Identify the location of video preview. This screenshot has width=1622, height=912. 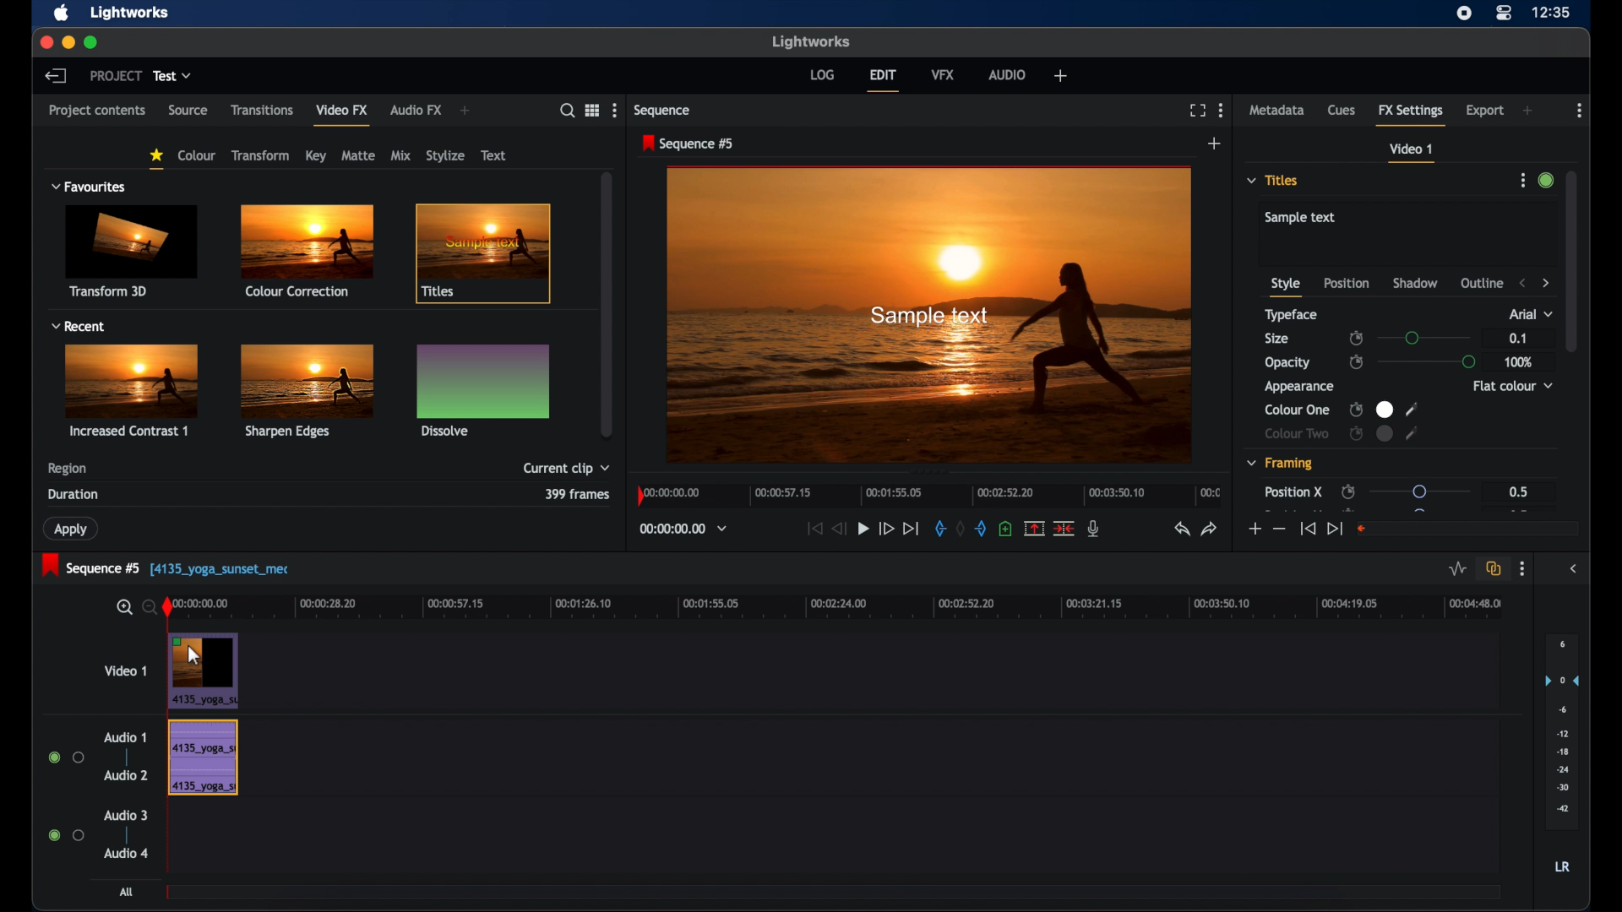
(928, 315).